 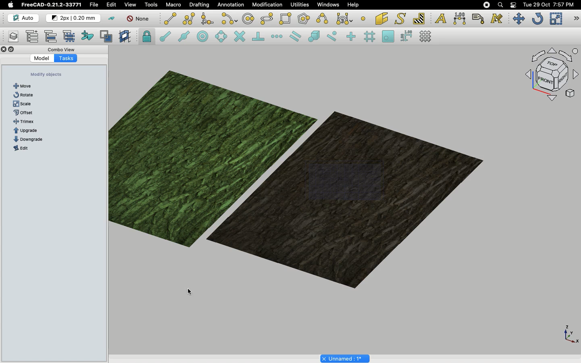 What do you see at coordinates (353, 4) in the screenshot?
I see `Help` at bounding box center [353, 4].